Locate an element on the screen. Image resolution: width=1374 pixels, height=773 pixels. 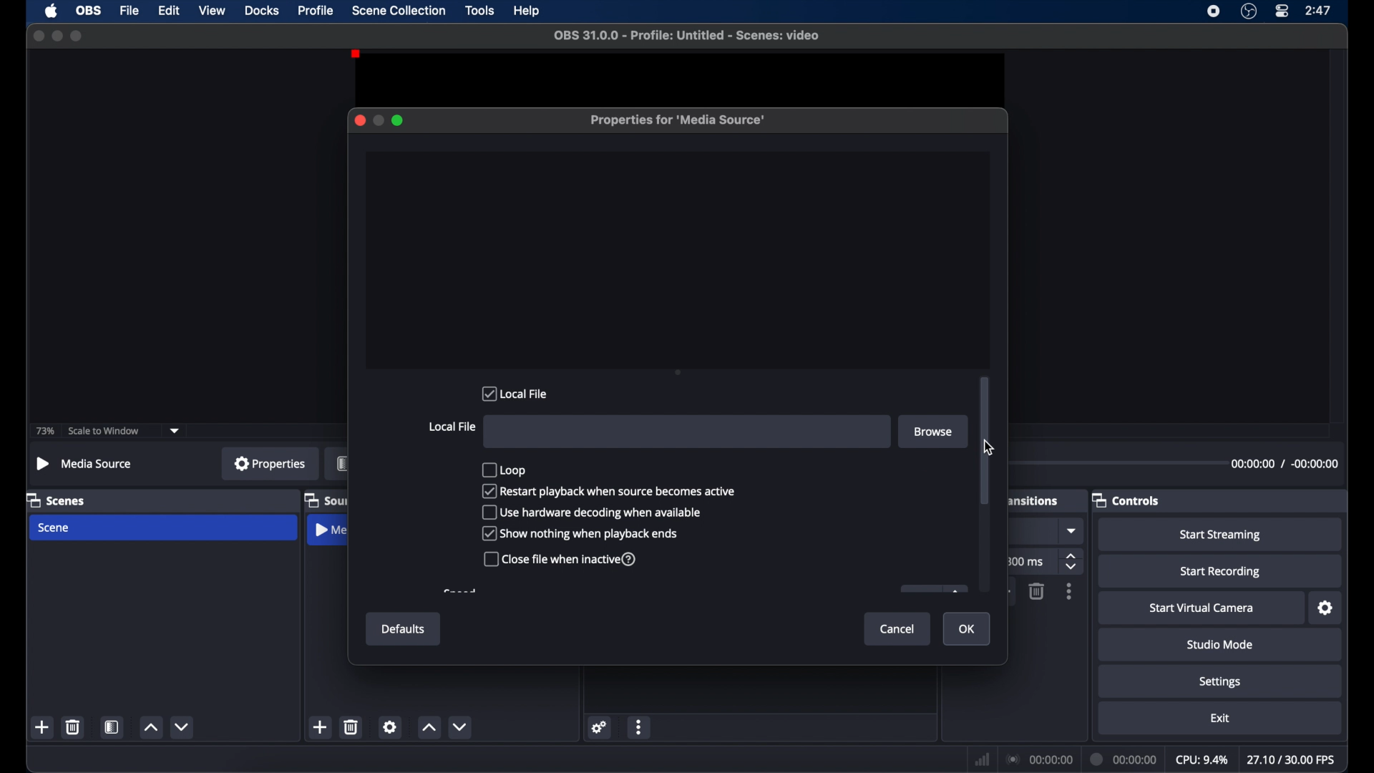
time is located at coordinates (1319, 11).